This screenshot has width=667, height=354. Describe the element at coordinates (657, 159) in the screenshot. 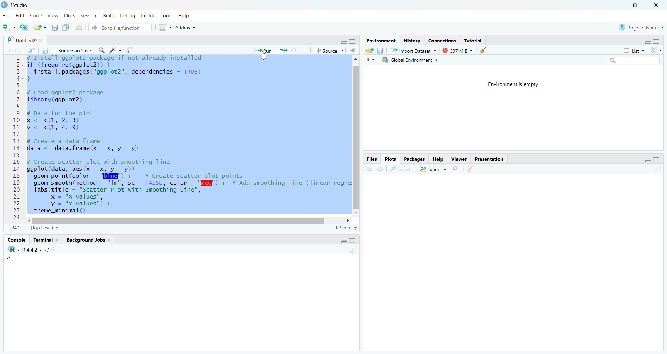

I see `hide console` at that location.